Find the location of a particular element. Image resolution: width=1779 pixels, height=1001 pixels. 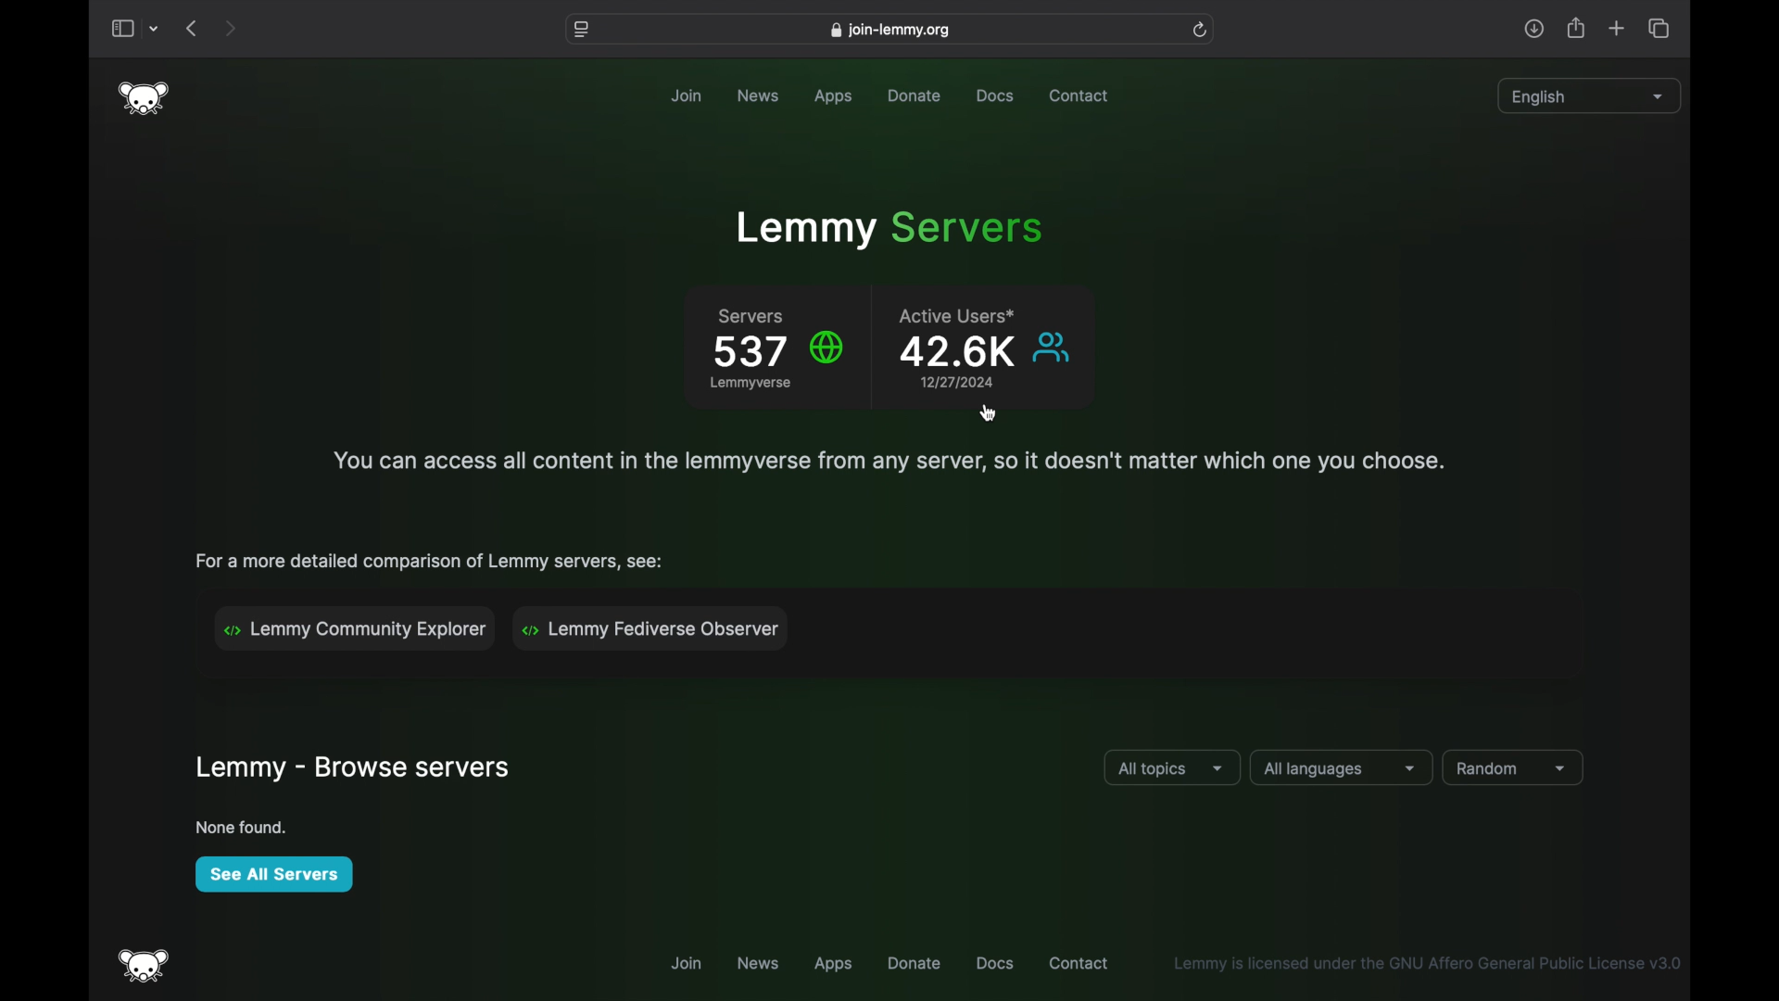

lemmy icon is located at coordinates (145, 966).